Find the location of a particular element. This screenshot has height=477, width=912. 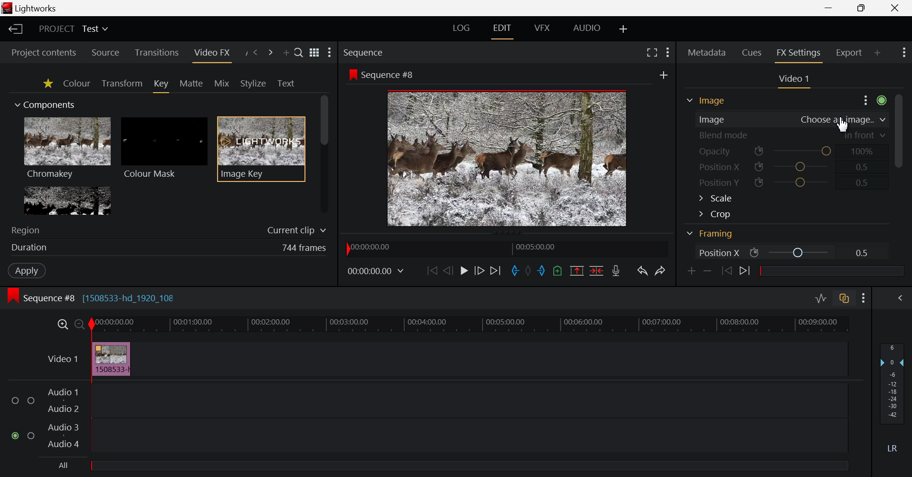

Previous Panel is located at coordinates (256, 52).